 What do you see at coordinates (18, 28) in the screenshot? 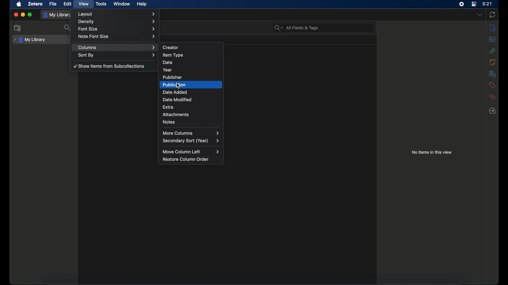
I see `new collection` at bounding box center [18, 28].